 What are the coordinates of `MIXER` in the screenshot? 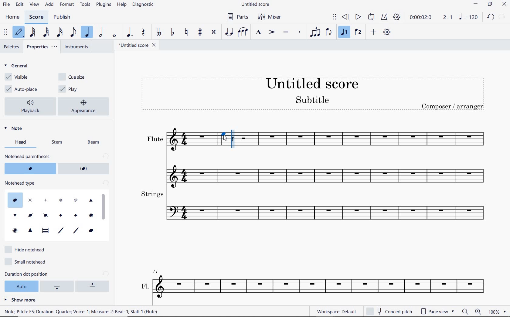 It's located at (270, 17).